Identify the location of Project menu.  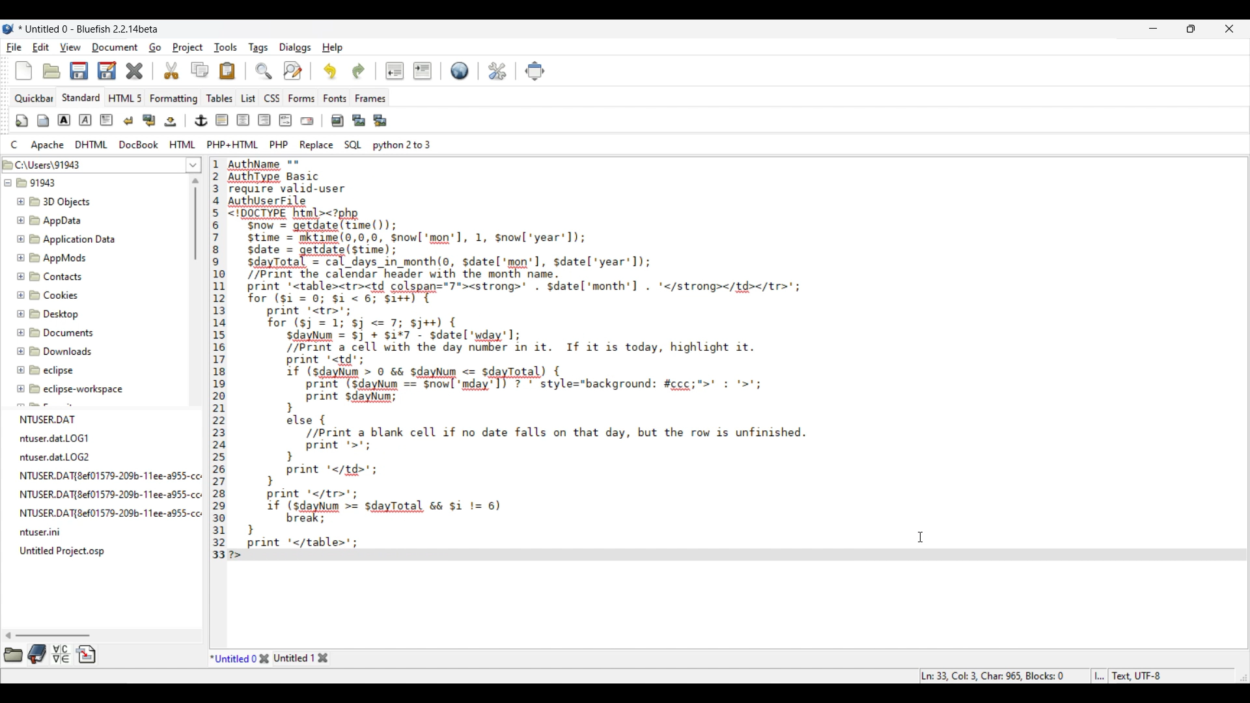
(187, 48).